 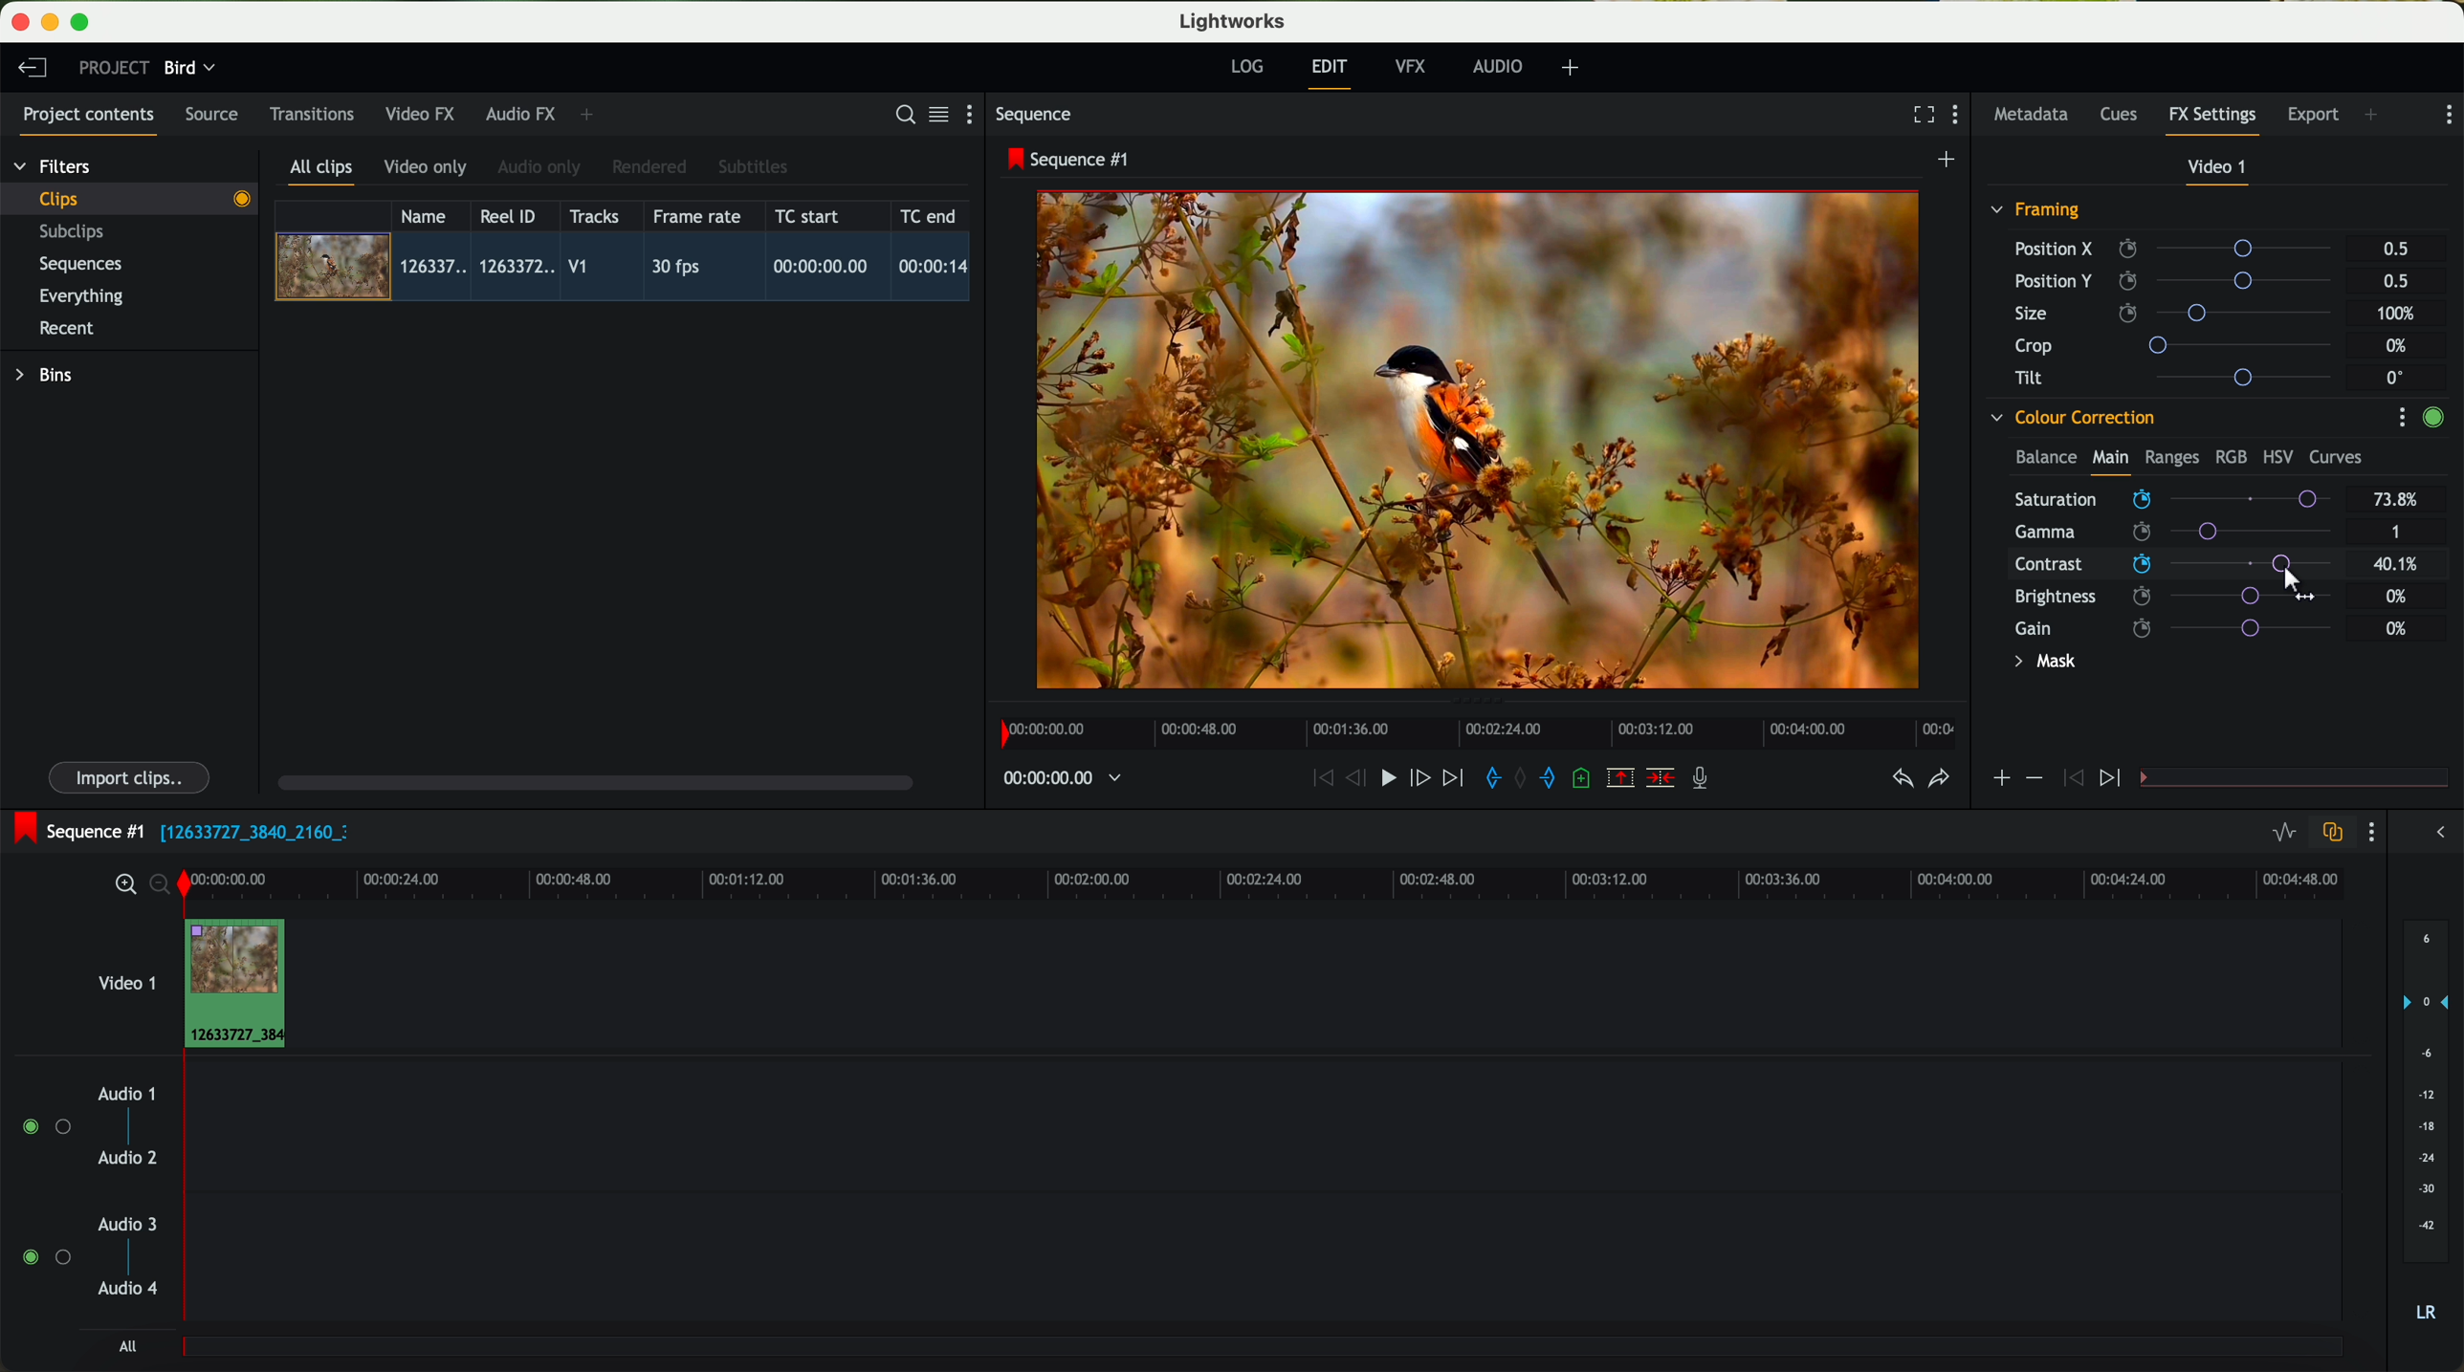 What do you see at coordinates (750, 167) in the screenshot?
I see `subtitles` at bounding box center [750, 167].